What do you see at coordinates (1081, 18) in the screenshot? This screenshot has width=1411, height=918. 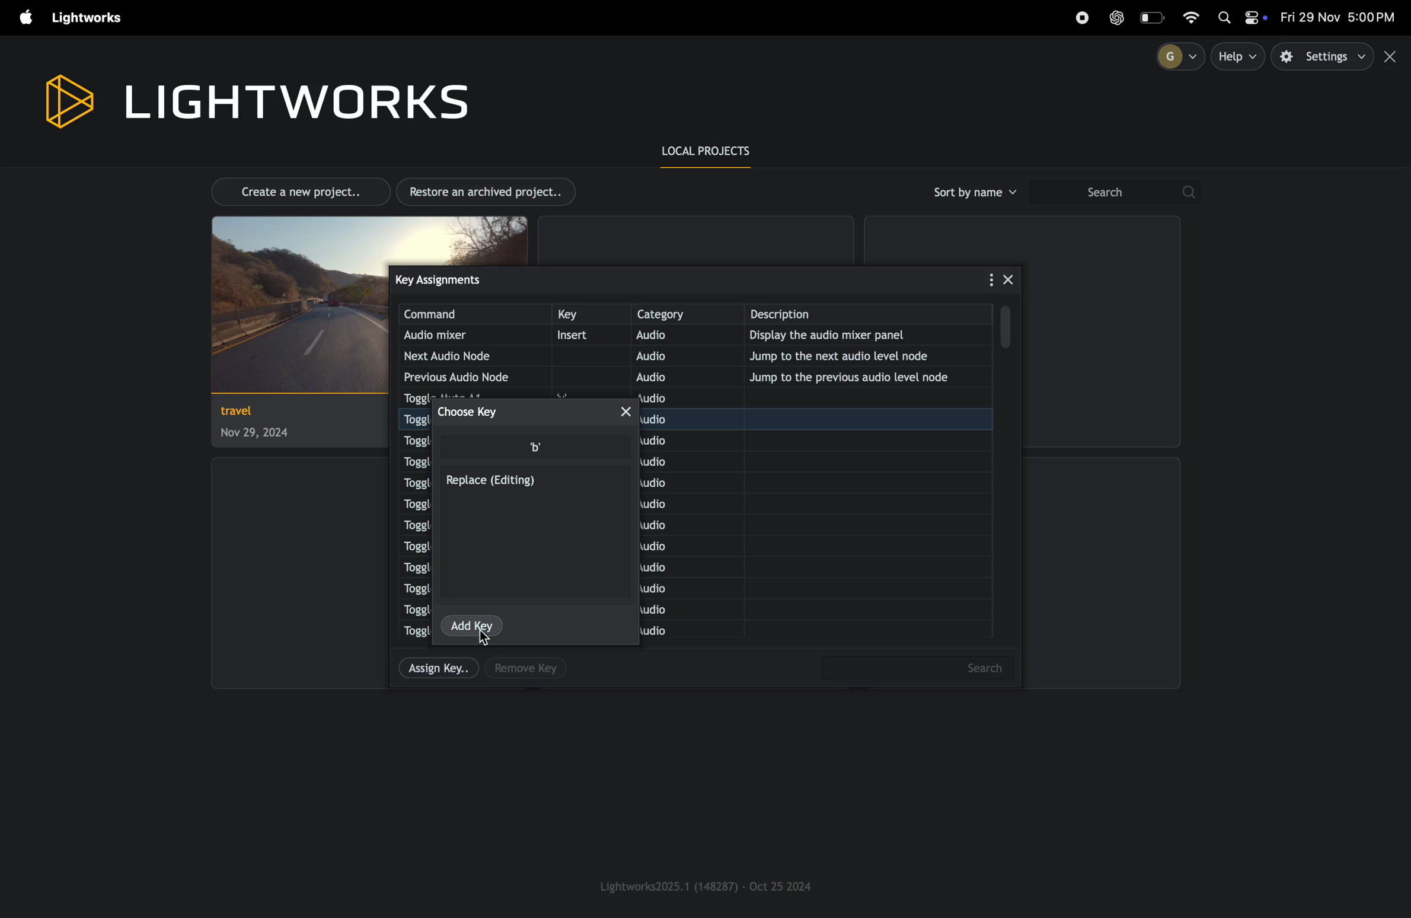 I see `record` at bounding box center [1081, 18].